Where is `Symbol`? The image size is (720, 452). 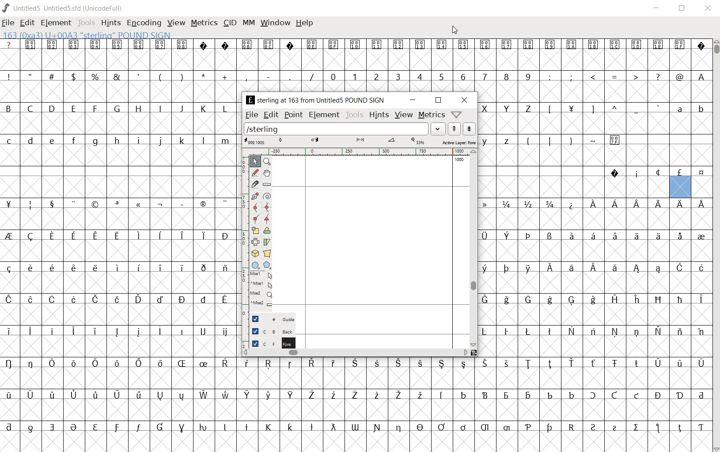 Symbol is located at coordinates (594, 203).